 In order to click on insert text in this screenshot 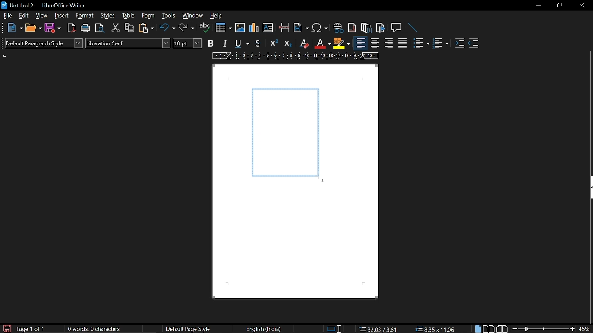, I will do `click(268, 28)`.